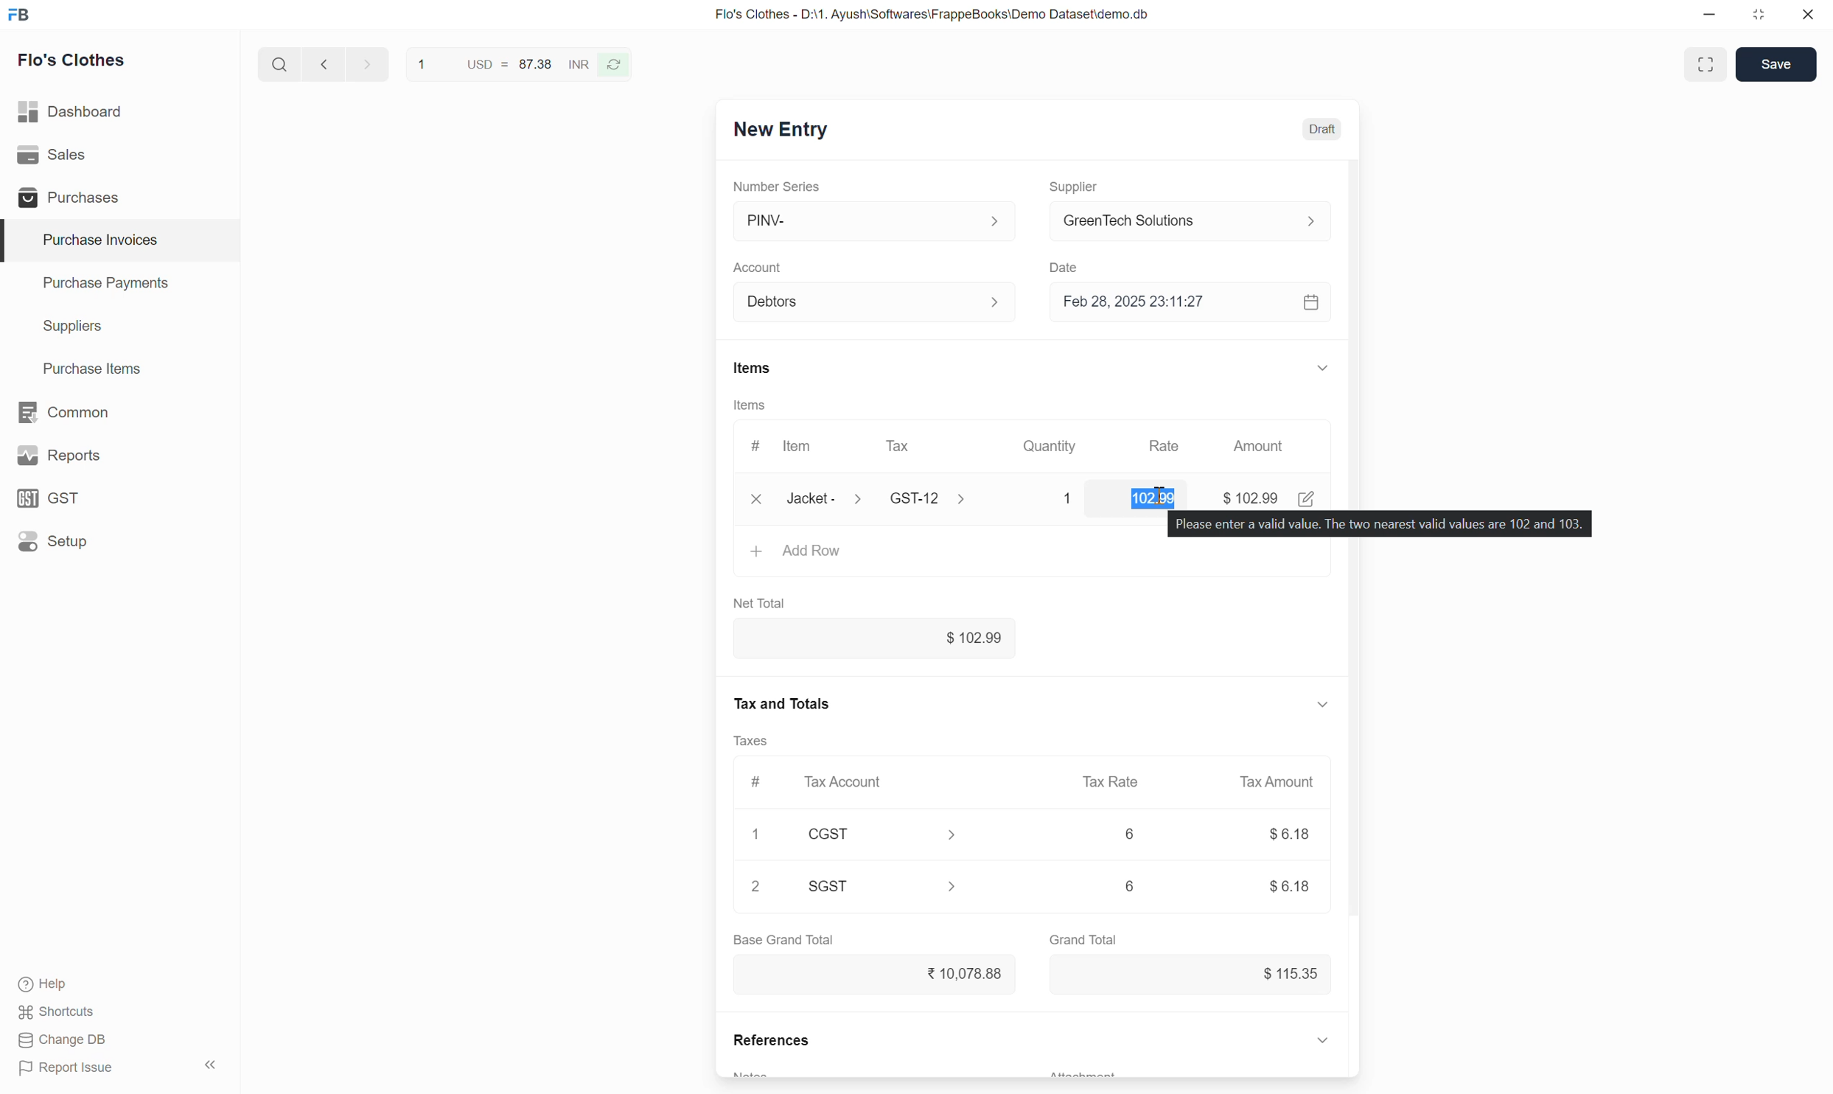 This screenshot has height=1094, width=1833. What do you see at coordinates (882, 834) in the screenshot?
I see `CGST` at bounding box center [882, 834].